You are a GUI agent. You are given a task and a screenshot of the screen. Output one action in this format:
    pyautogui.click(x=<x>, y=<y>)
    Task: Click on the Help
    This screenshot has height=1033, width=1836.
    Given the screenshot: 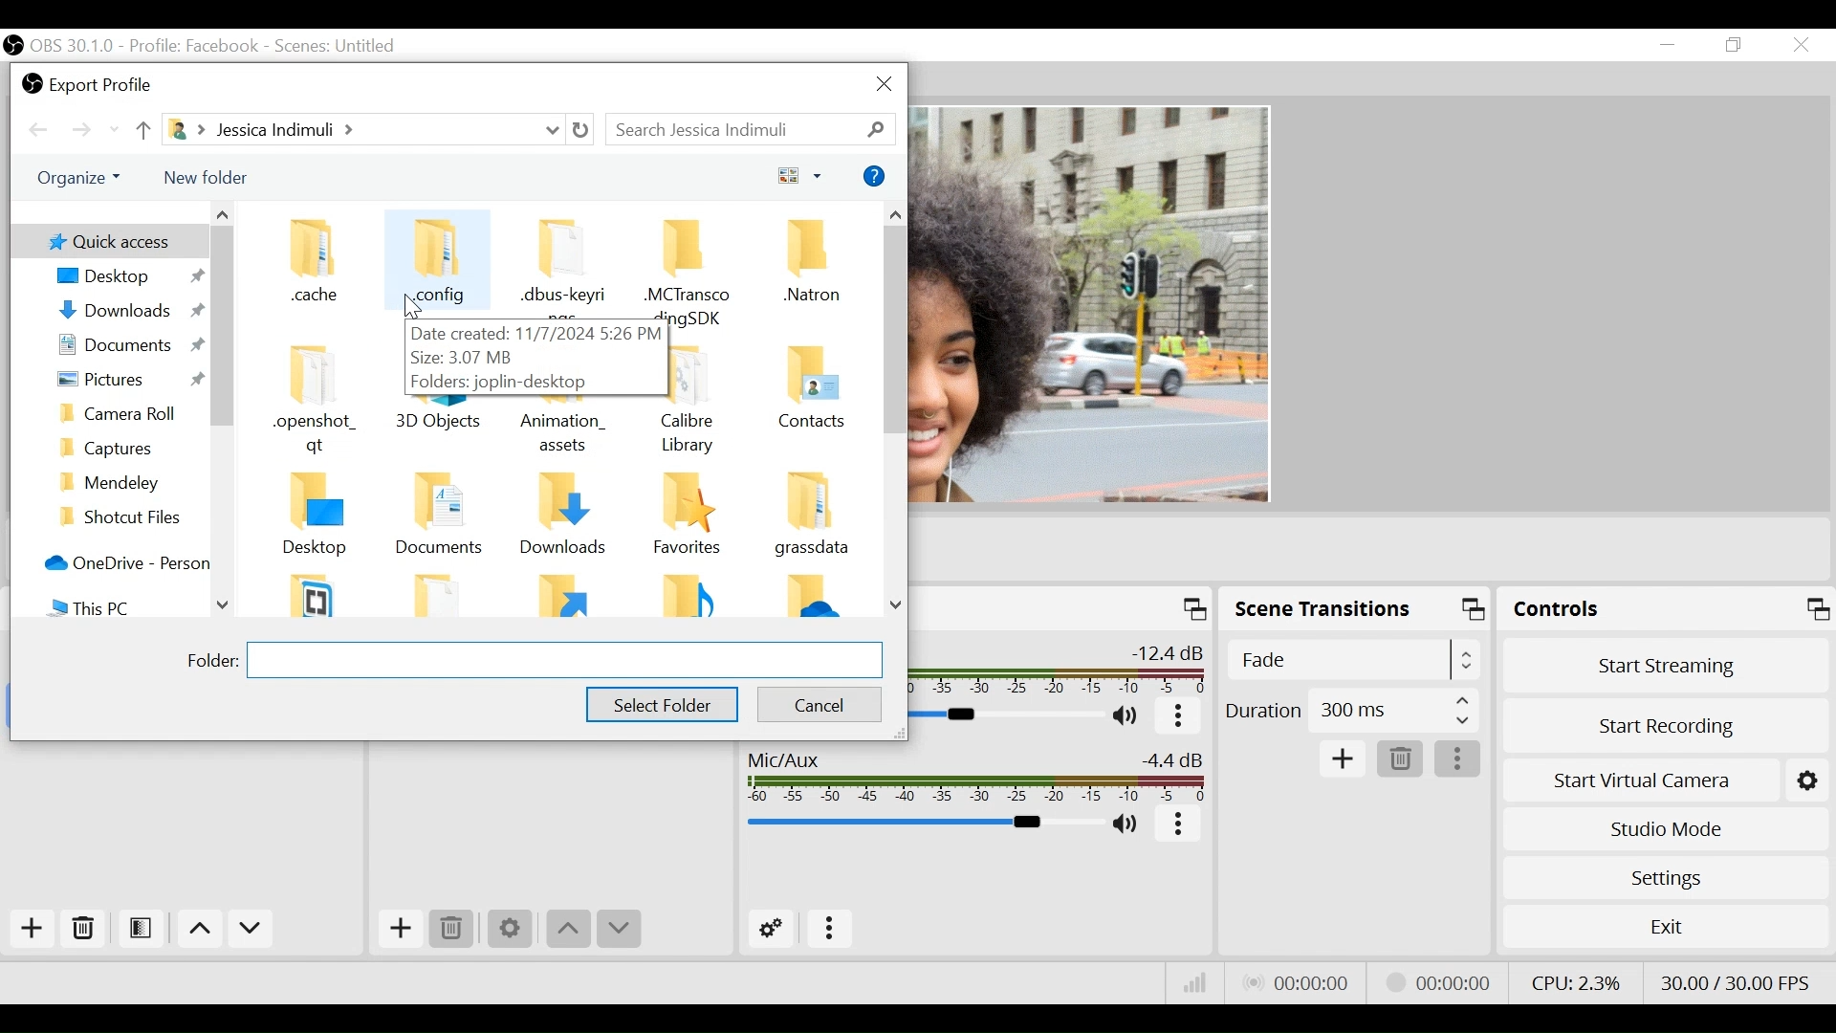 What is the action you would take?
    pyautogui.click(x=876, y=176)
    